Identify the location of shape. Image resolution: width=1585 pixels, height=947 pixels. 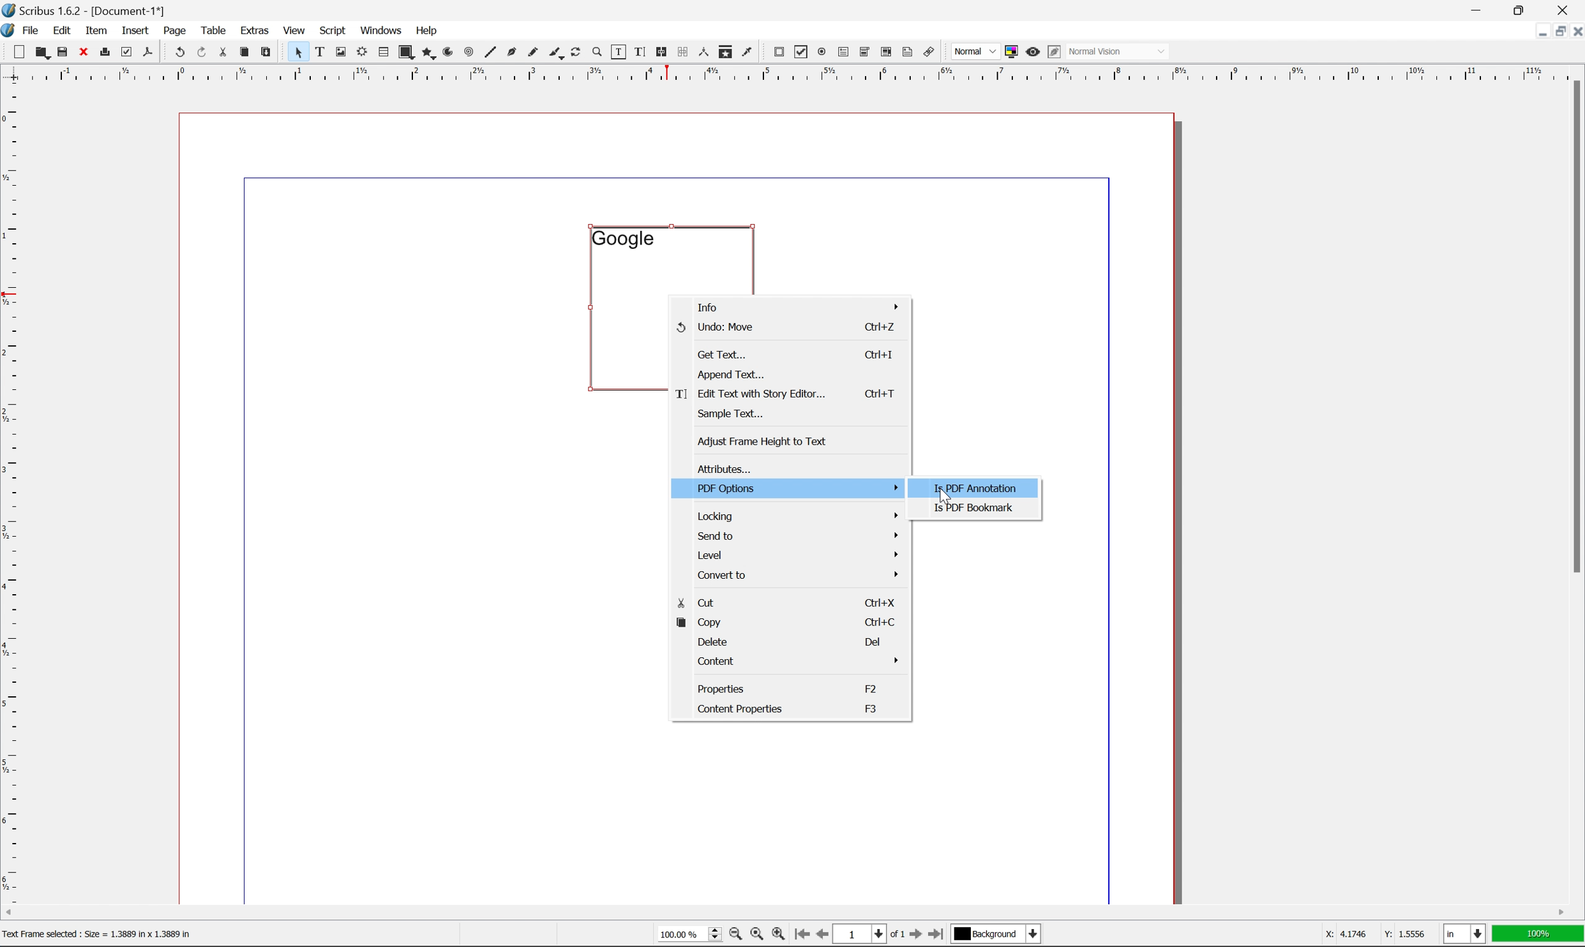
(407, 53).